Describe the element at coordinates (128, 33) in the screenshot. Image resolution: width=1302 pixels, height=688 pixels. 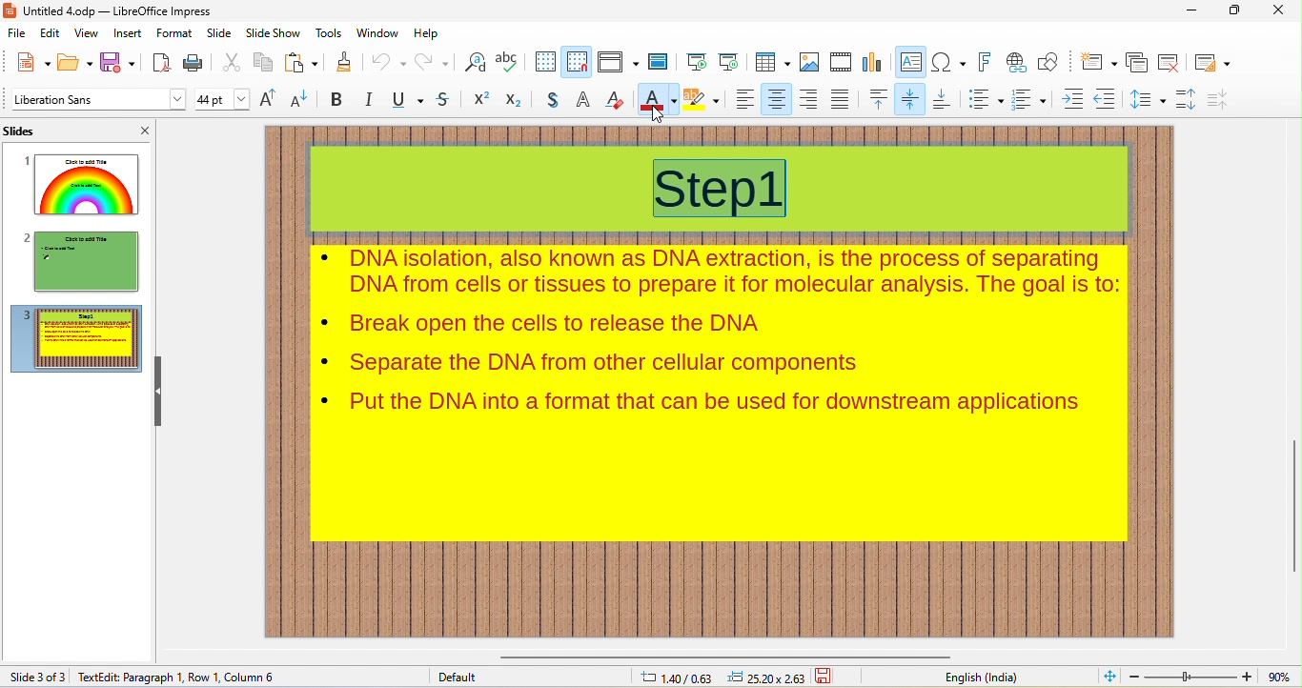
I see `insert` at that location.